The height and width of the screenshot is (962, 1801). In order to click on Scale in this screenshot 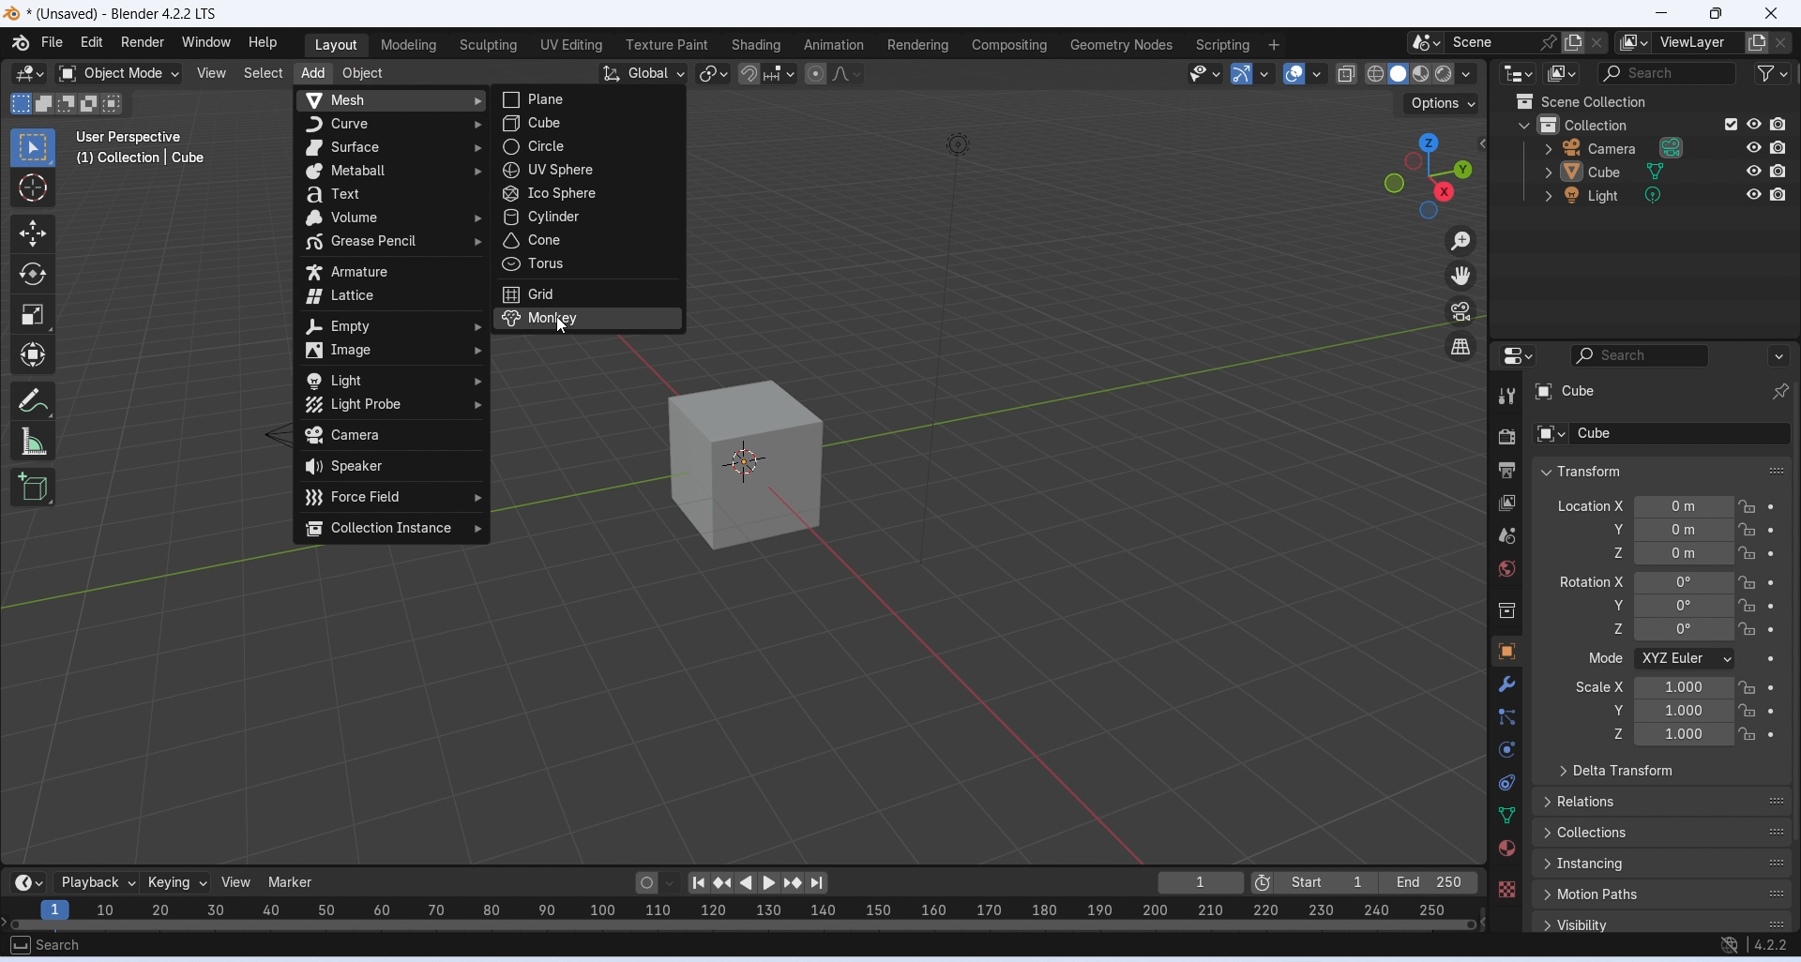, I will do `click(32, 315)`.